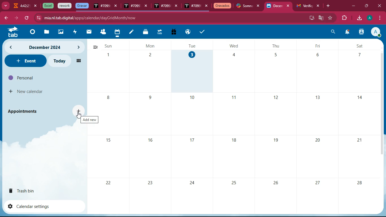 Image resolution: width=386 pixels, height=217 pixels. Describe the element at coordinates (162, 6) in the screenshot. I see `tab` at that location.